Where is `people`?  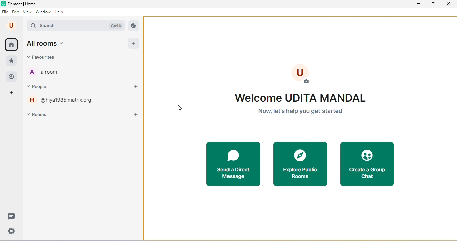
people is located at coordinates (11, 77).